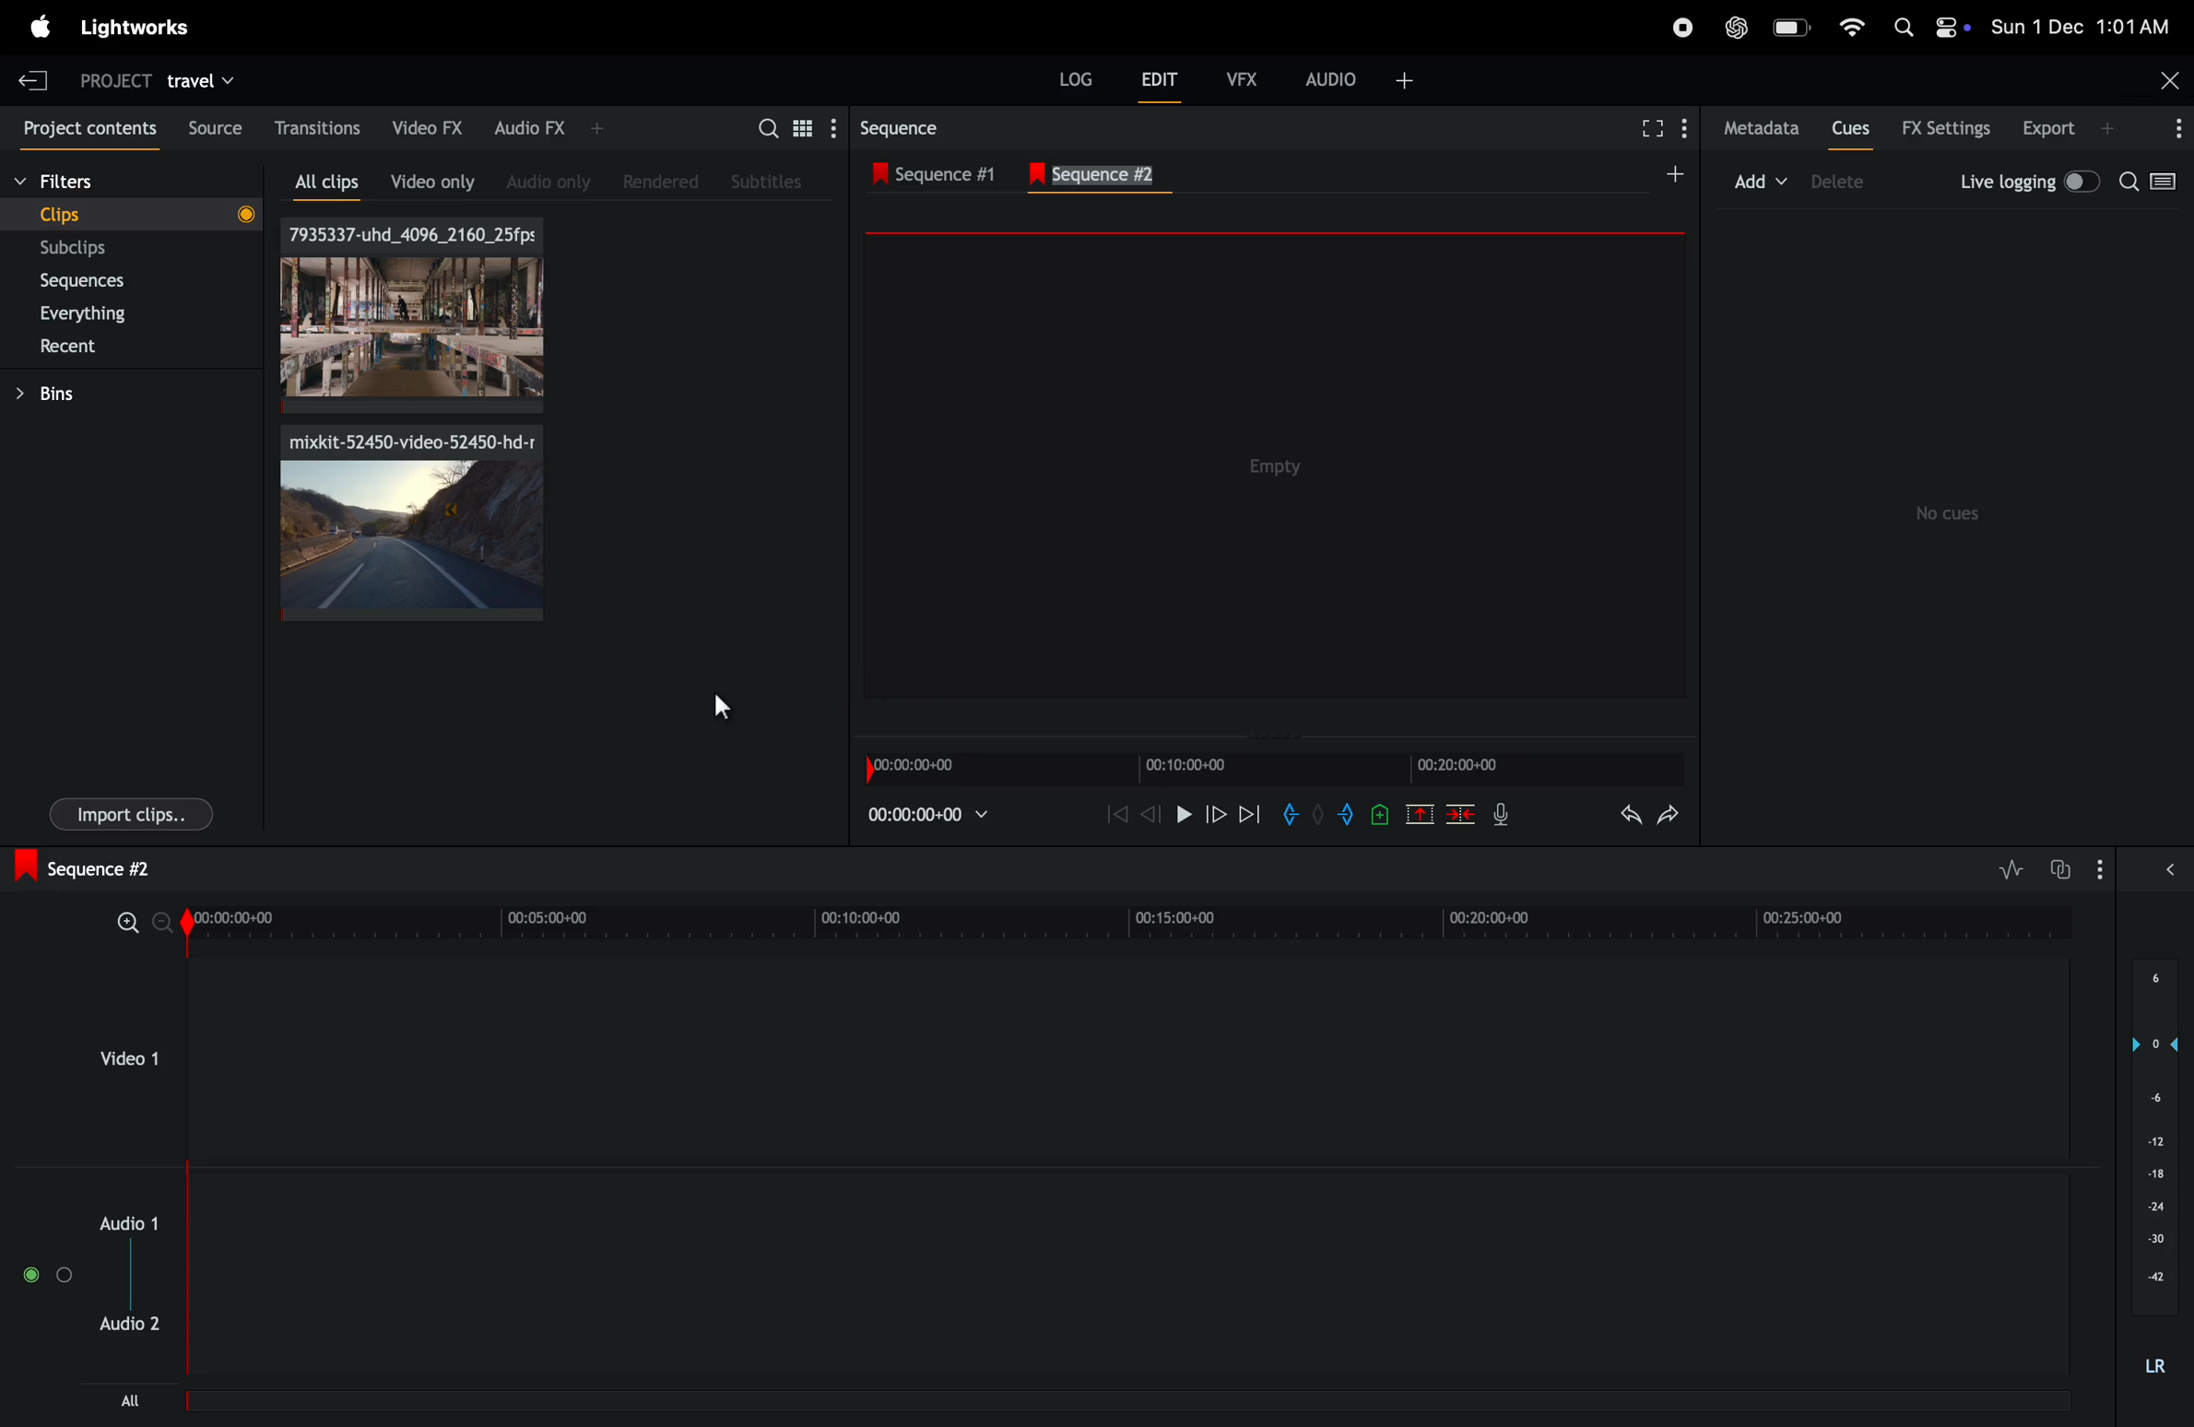 This screenshot has height=1427, width=2194. What do you see at coordinates (661, 181) in the screenshot?
I see `rendered` at bounding box center [661, 181].